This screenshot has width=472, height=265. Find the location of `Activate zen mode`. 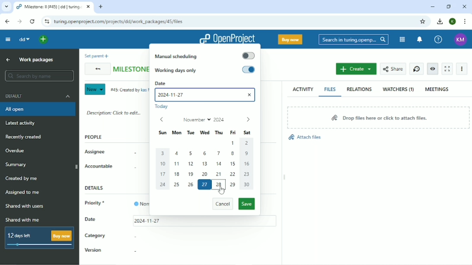

Activate zen mode is located at coordinates (447, 69).